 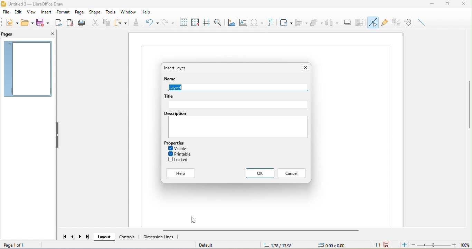 I want to click on save, so click(x=45, y=22).